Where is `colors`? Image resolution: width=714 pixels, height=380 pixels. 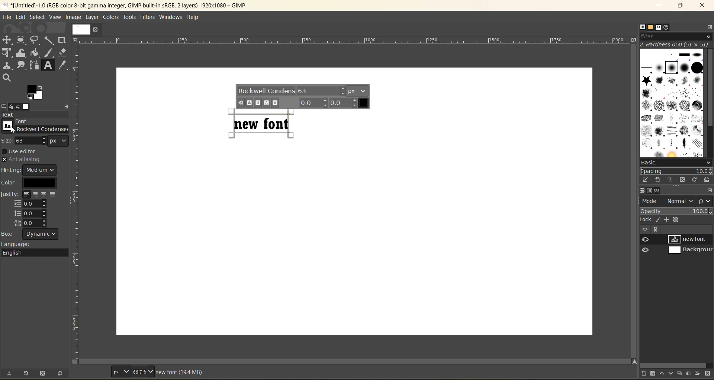 colors is located at coordinates (111, 18).